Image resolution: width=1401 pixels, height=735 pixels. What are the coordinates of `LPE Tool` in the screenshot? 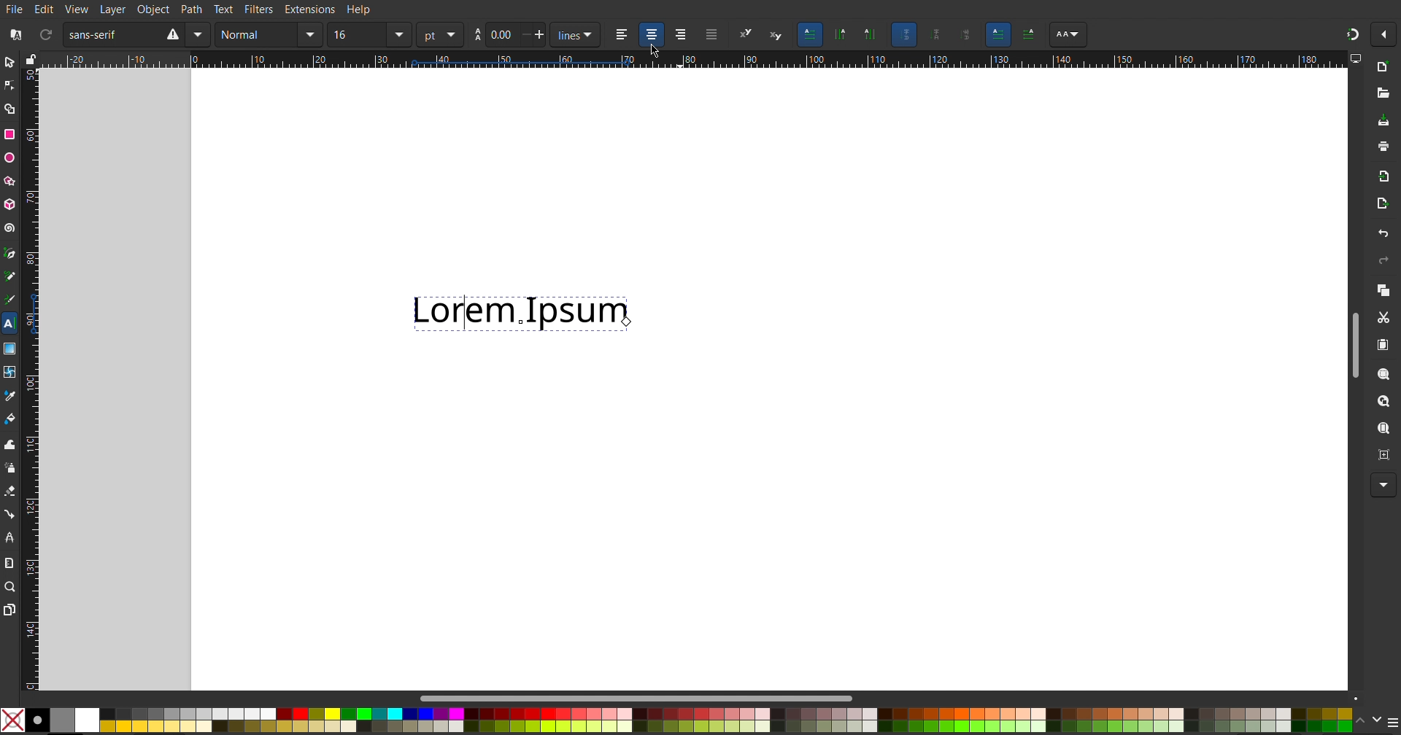 It's located at (12, 538).